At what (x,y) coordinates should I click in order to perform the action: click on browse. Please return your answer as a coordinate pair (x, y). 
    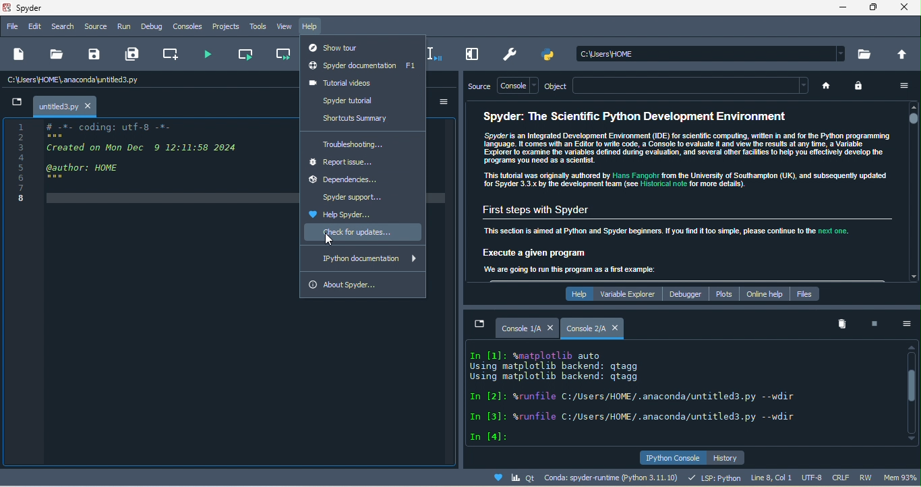
    Looking at the image, I should click on (866, 53).